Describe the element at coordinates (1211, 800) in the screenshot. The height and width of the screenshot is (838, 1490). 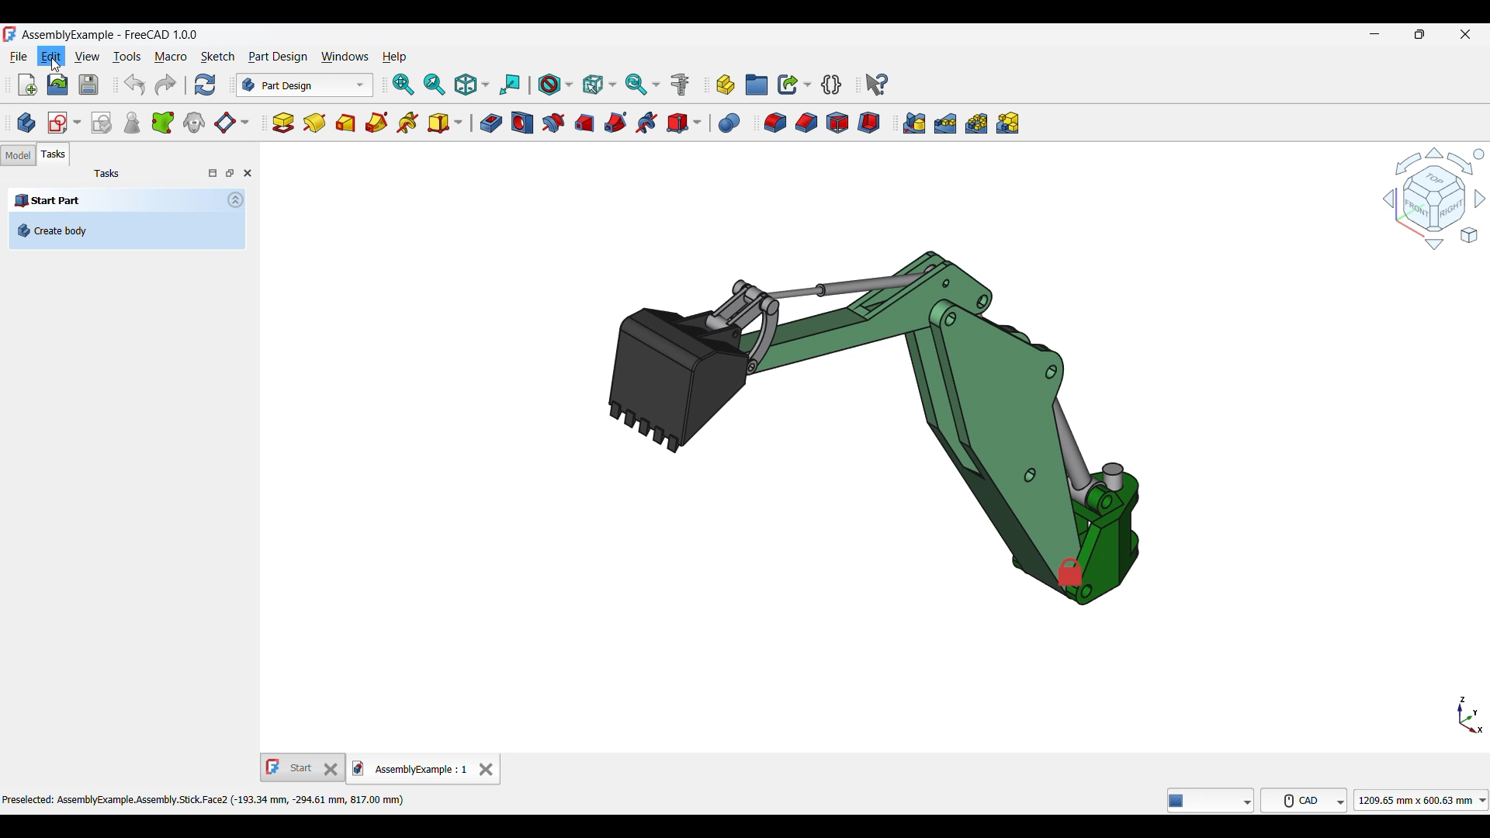
I see `Button` at that location.